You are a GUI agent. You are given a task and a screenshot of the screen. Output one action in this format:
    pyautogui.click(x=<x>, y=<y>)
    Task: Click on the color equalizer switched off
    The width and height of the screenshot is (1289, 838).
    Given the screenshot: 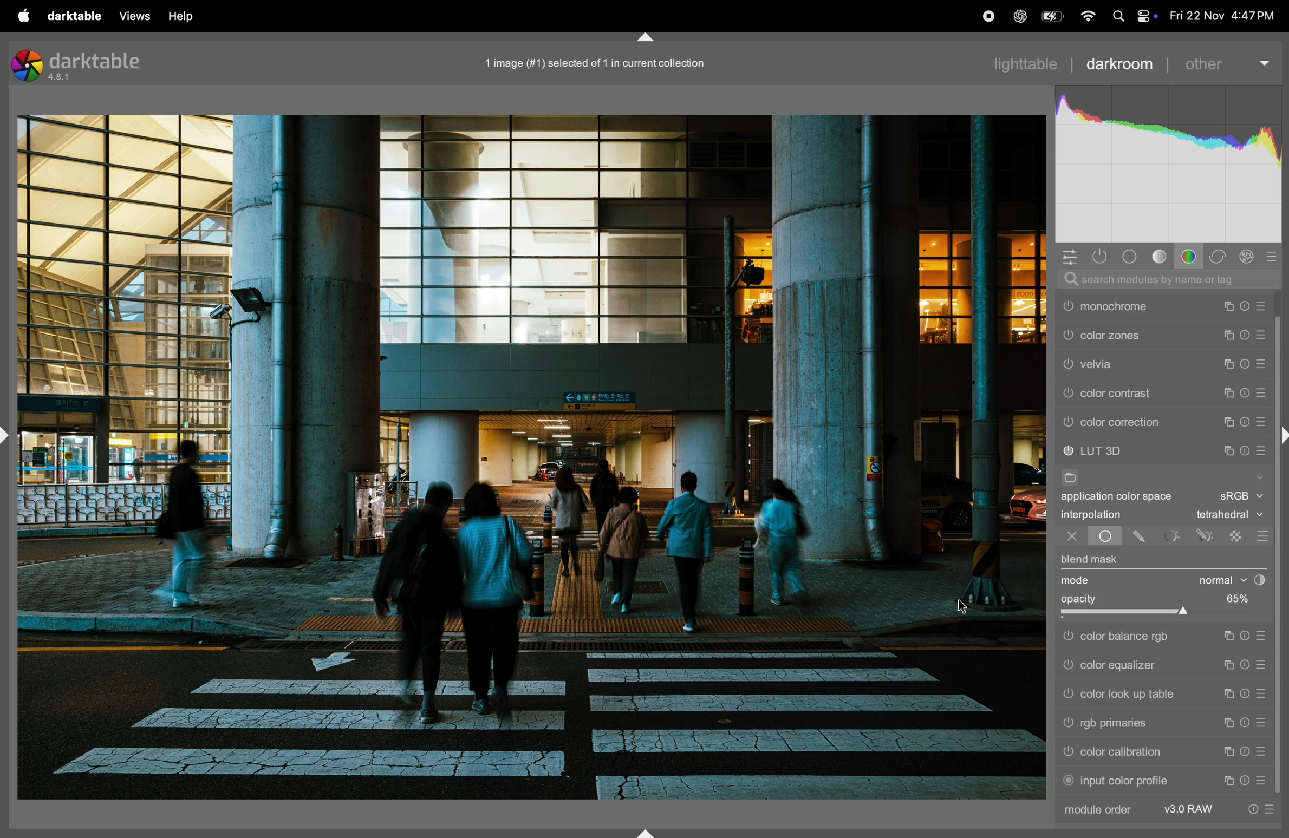 What is the action you would take?
    pyautogui.click(x=1066, y=669)
    